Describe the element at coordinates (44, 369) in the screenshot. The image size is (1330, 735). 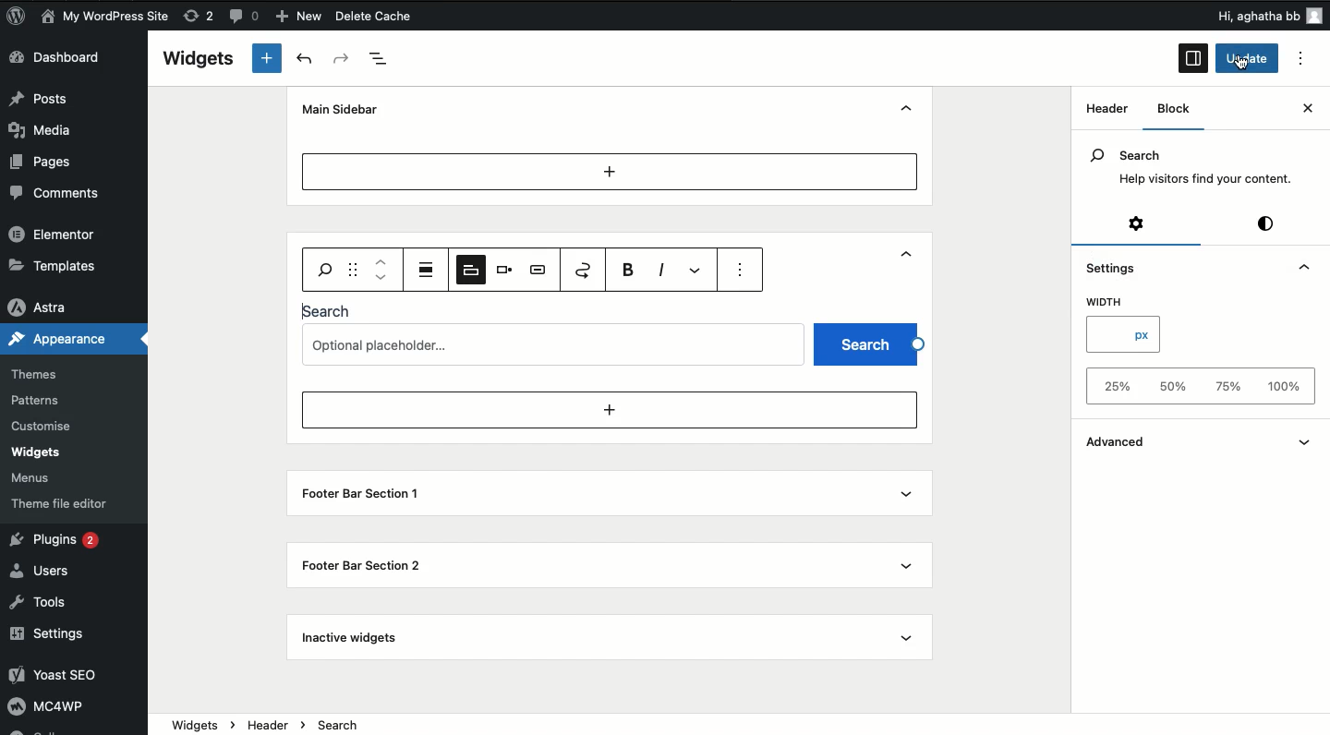
I see `Themes` at that location.